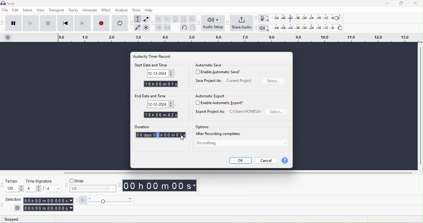 The image size is (423, 223). What do you see at coordinates (101, 24) in the screenshot?
I see `record/record new track` at bounding box center [101, 24].